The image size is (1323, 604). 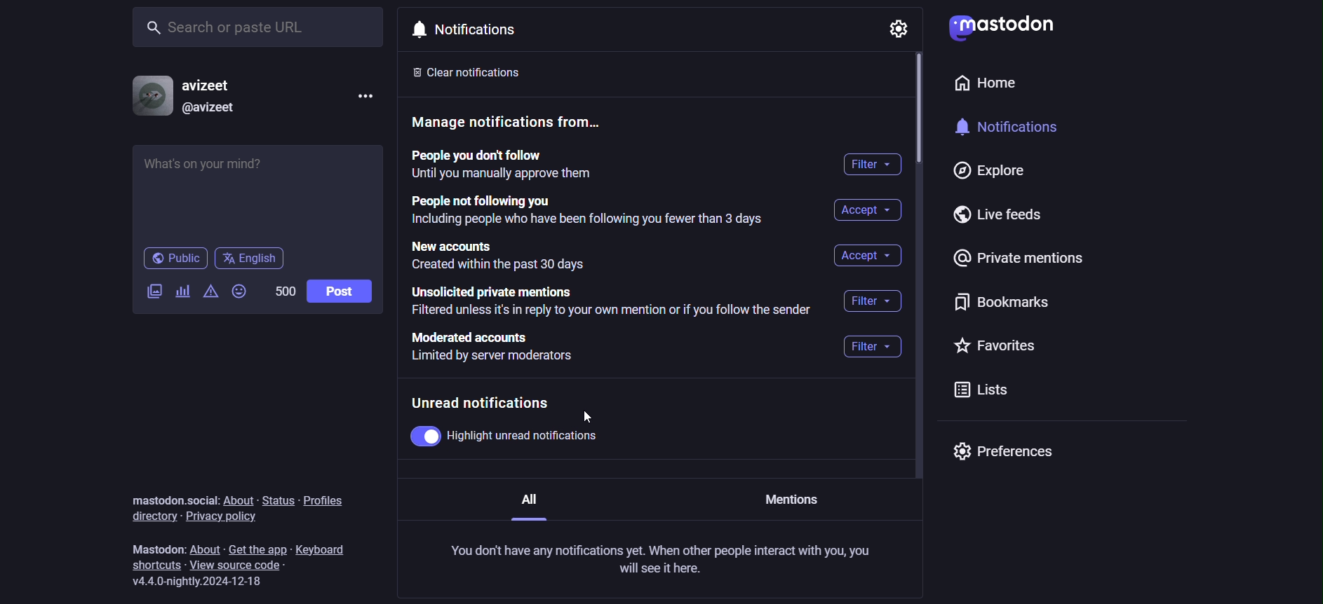 I want to click on notifications, so click(x=1009, y=130).